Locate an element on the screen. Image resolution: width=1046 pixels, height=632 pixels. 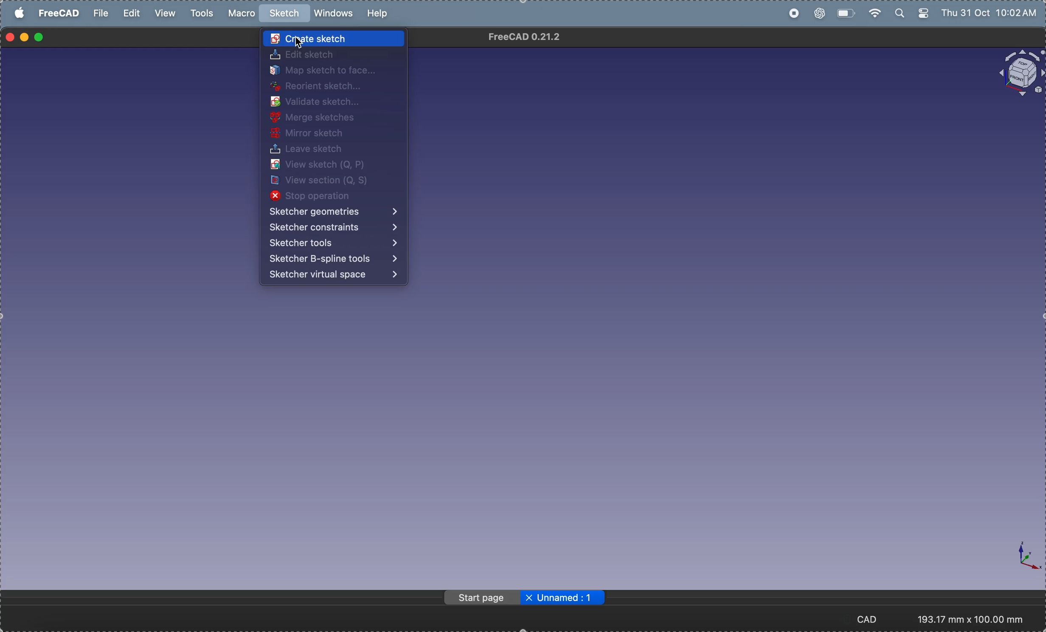
Cursor is located at coordinates (299, 45).